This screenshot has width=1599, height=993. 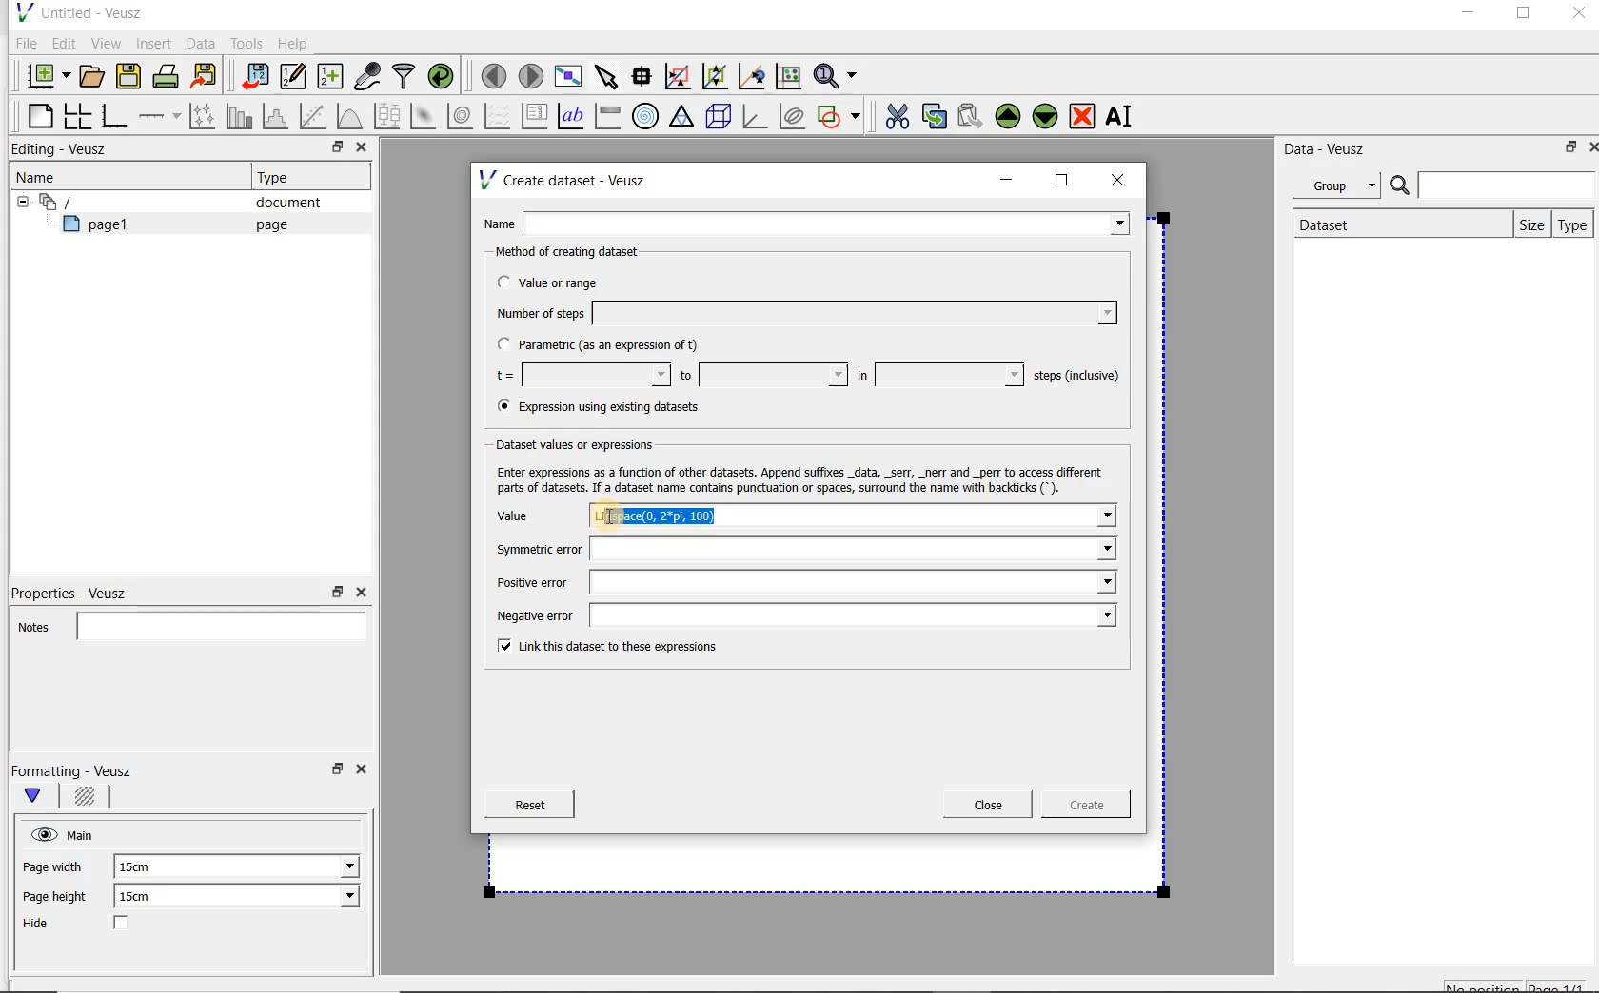 What do you see at coordinates (365, 772) in the screenshot?
I see `Close` at bounding box center [365, 772].